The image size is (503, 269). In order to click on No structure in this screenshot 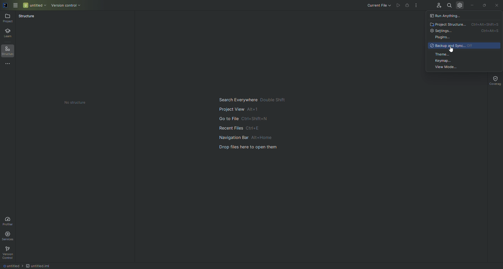, I will do `click(79, 103)`.